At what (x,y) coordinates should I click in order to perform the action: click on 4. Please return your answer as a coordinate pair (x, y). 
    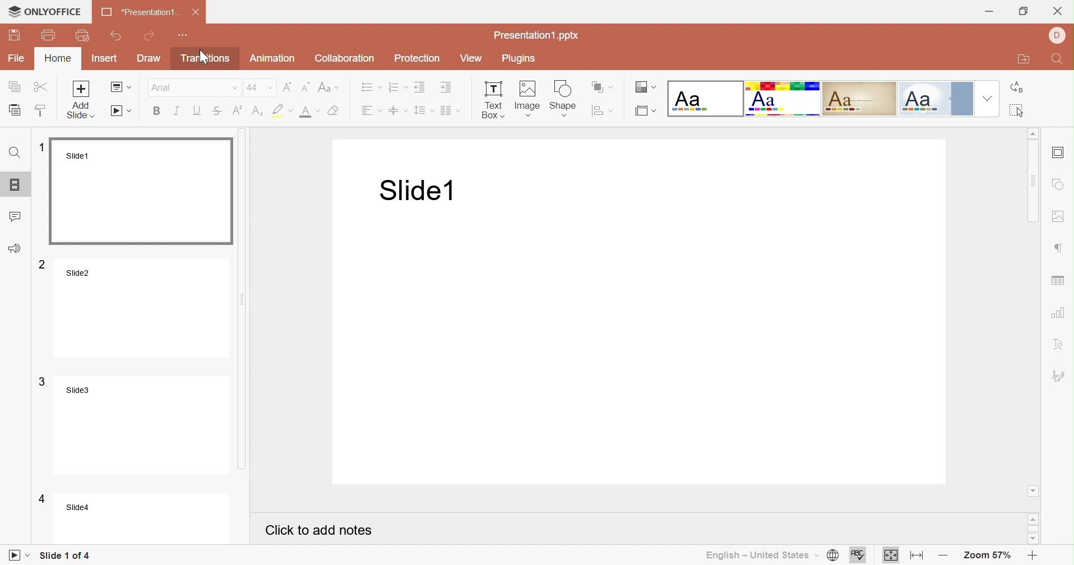
    Looking at the image, I should click on (44, 499).